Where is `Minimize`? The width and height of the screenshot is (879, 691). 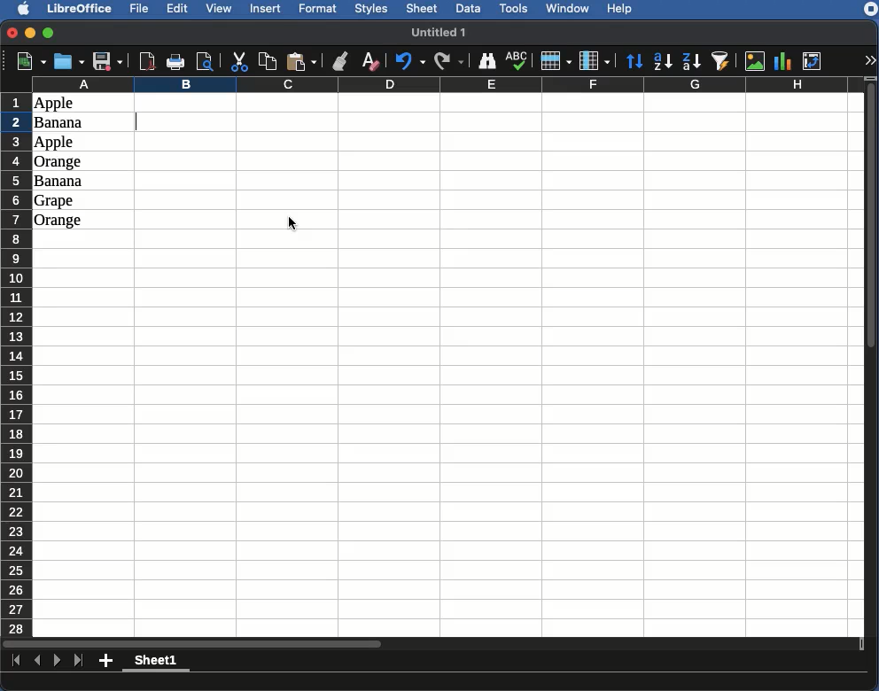
Minimize is located at coordinates (31, 33).